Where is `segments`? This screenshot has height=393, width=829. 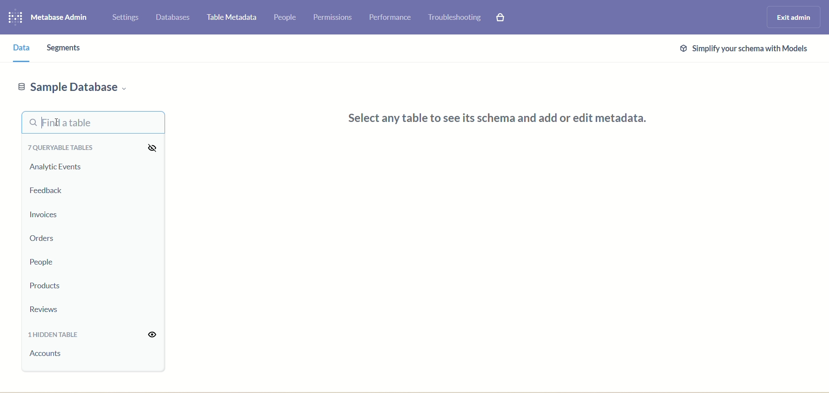
segments is located at coordinates (69, 50).